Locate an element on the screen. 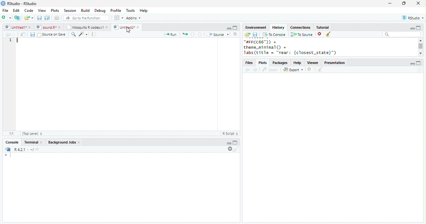 This screenshot has width=426, height=224. minimize is located at coordinates (412, 64).